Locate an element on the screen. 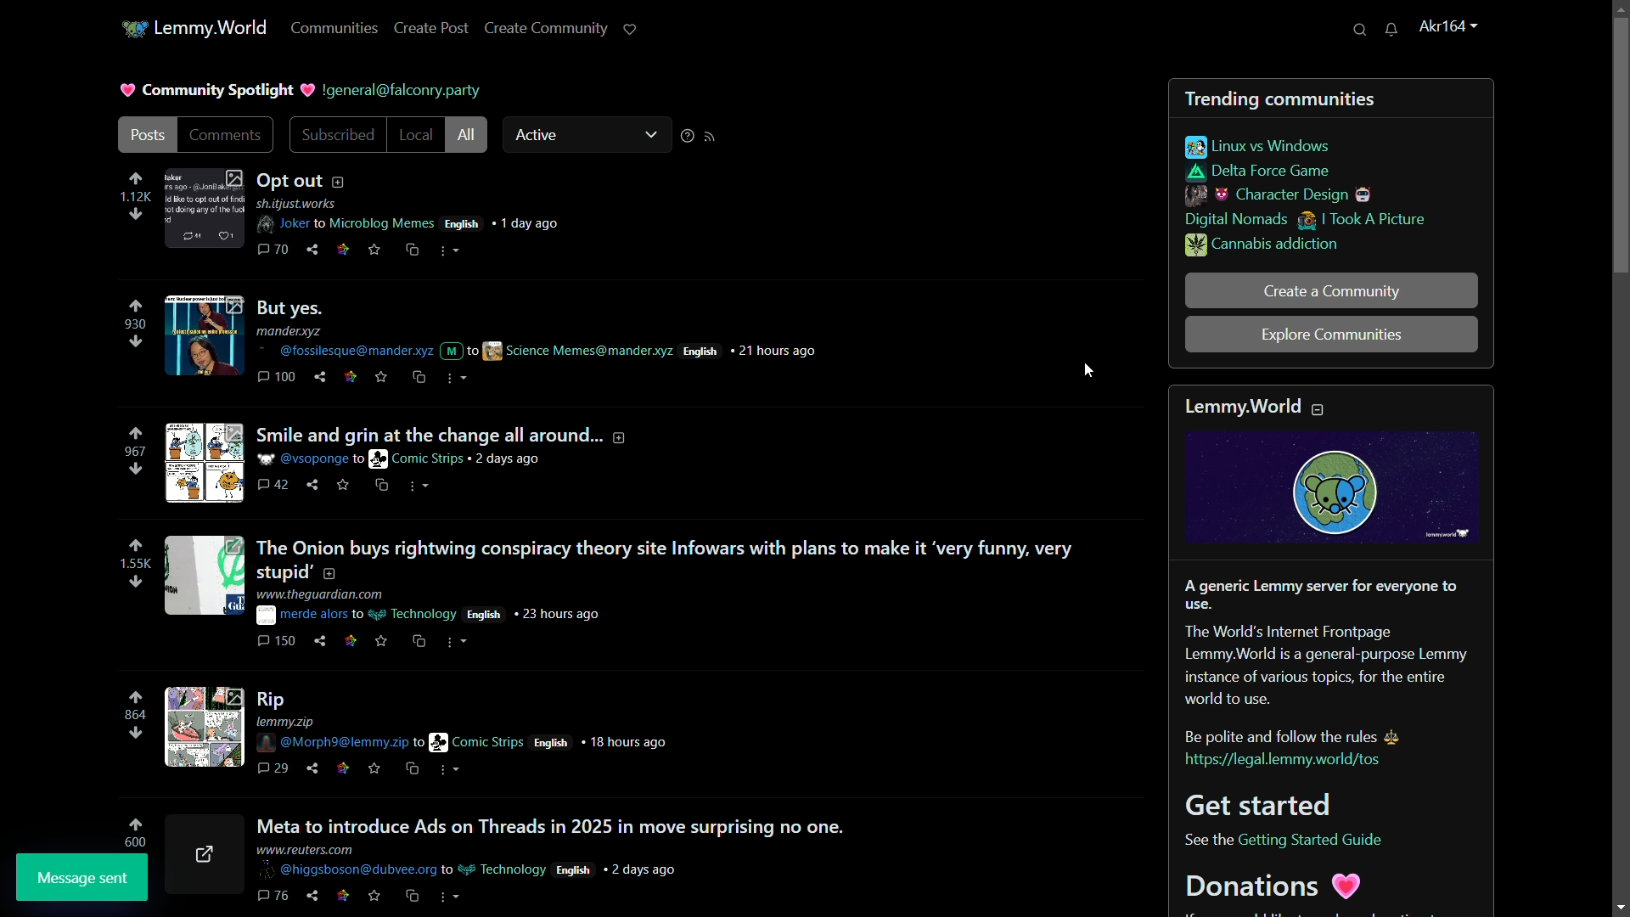 This screenshot has height=917, width=1630. post details is located at coordinates (553, 460).